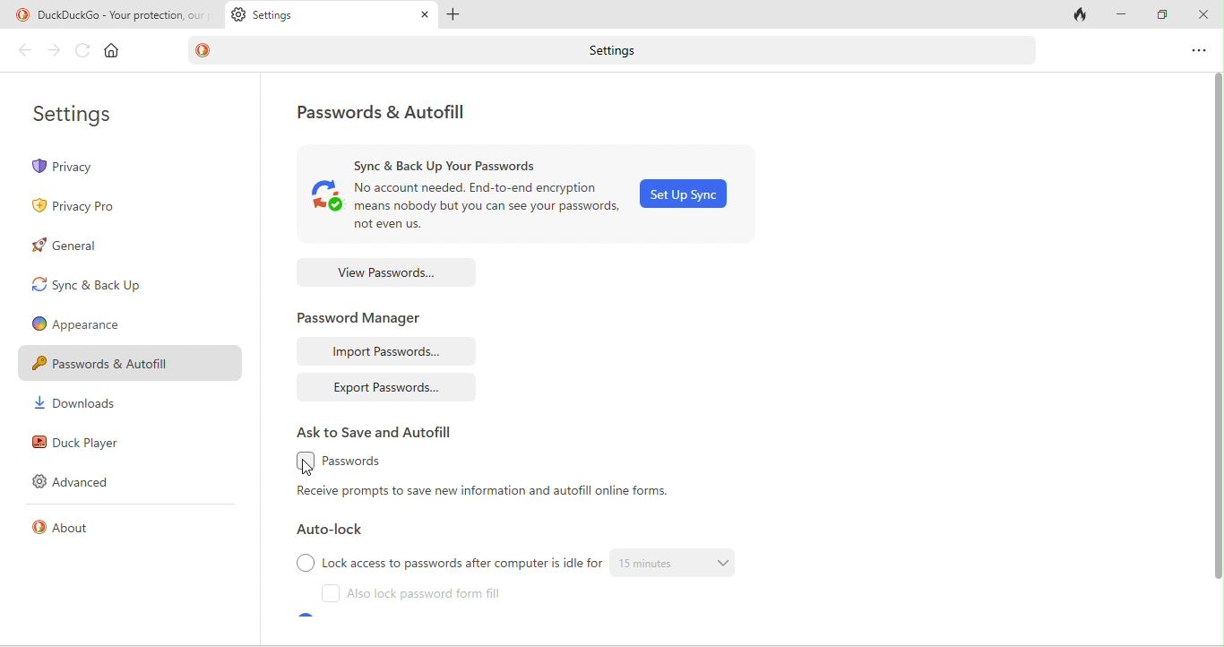 Image resolution: width=1224 pixels, height=647 pixels. I want to click on passwords, so click(355, 464).